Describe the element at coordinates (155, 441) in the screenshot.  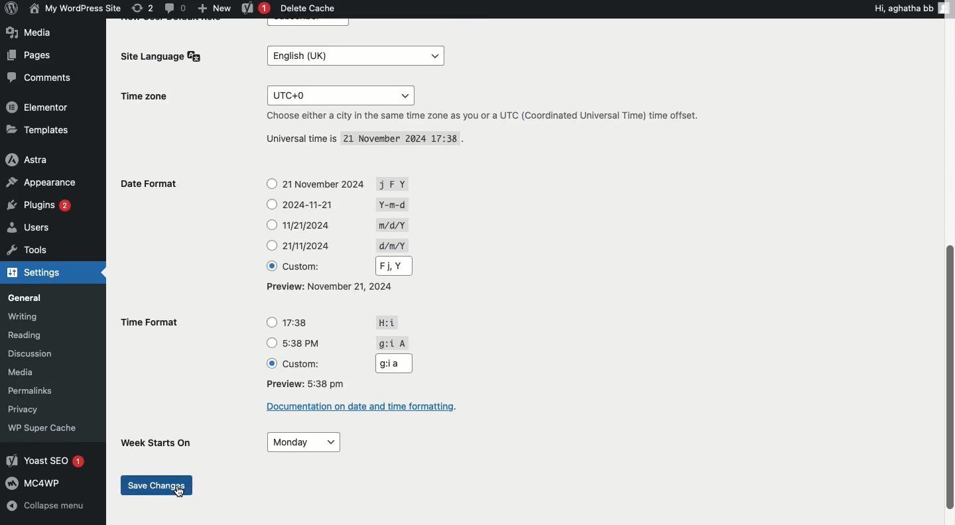
I see `Week start on` at that location.